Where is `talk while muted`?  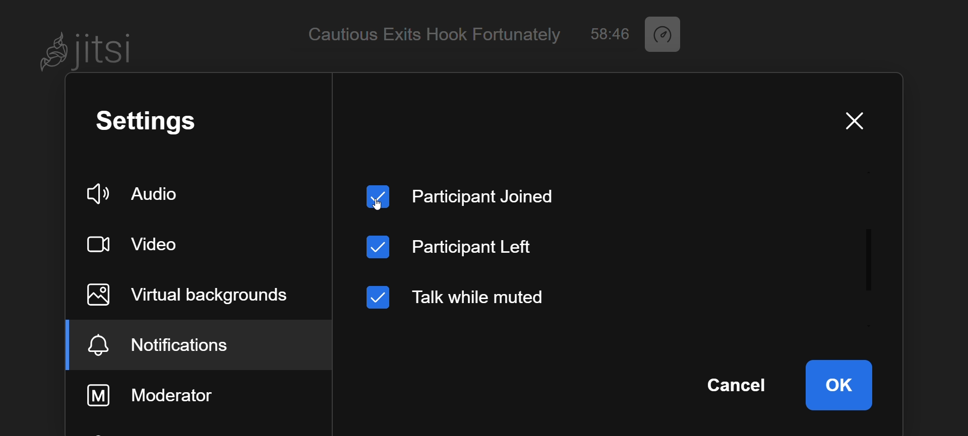 talk while muted is located at coordinates (469, 297).